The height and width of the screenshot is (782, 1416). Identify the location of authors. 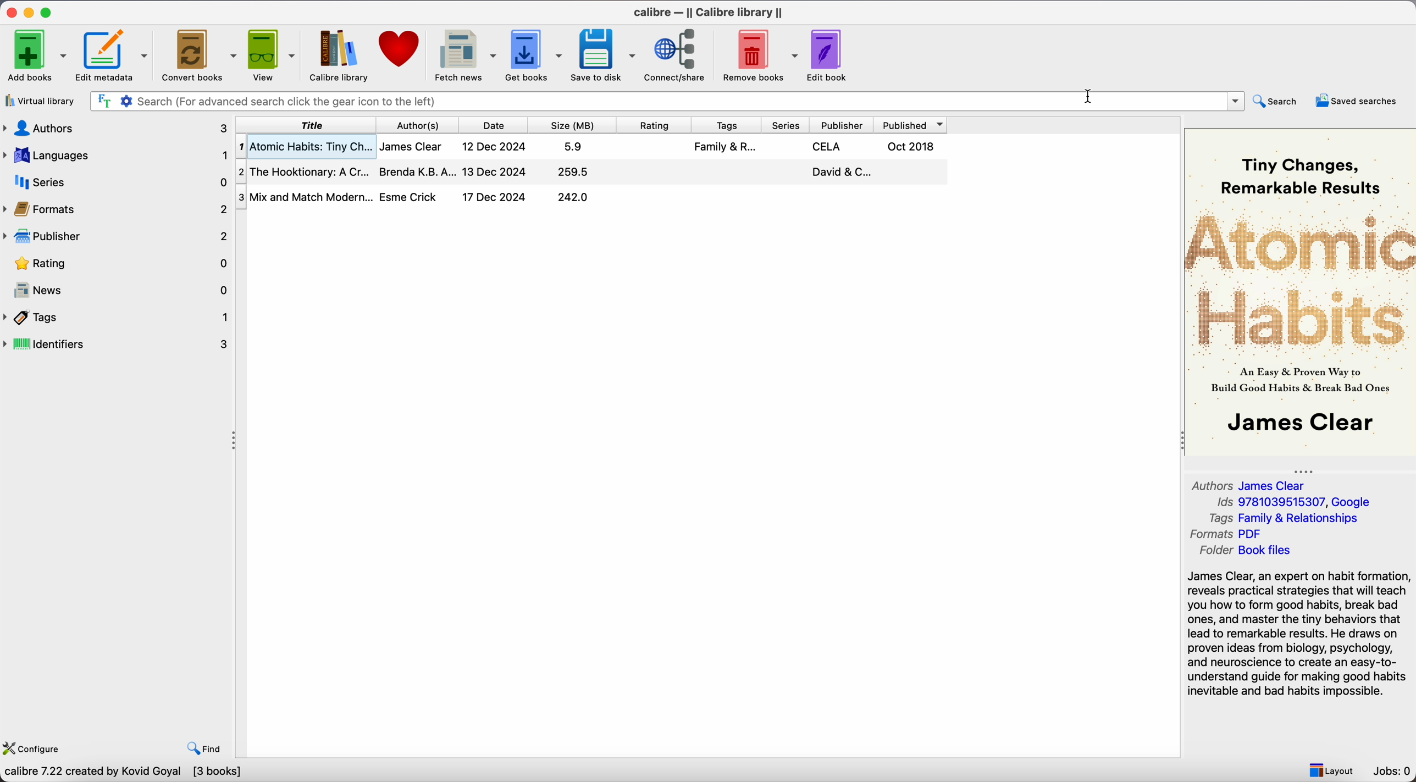
(423, 125).